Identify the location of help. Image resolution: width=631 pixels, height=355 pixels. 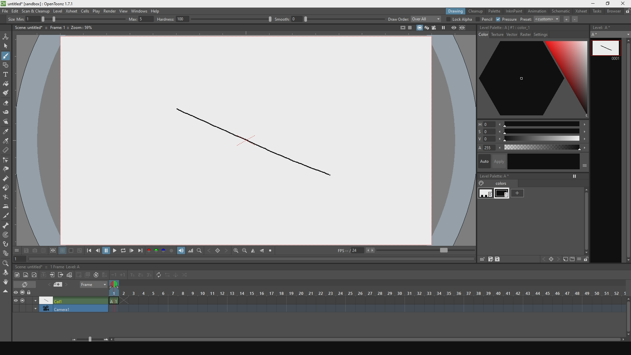
(158, 10).